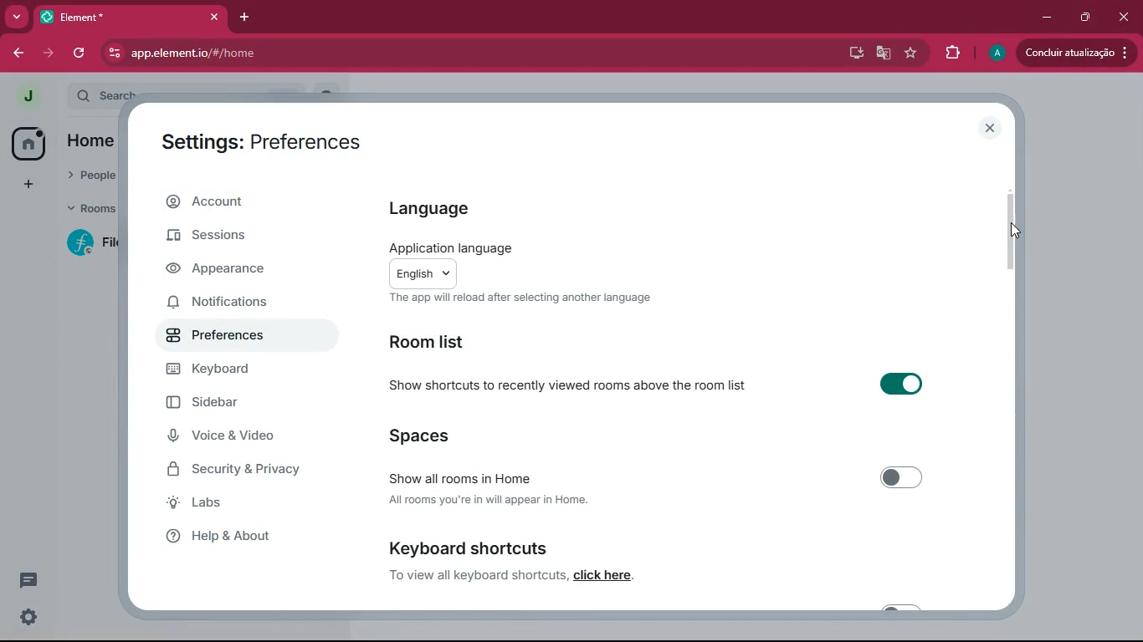 The image size is (1143, 642). Describe the element at coordinates (993, 53) in the screenshot. I see `profile` at that location.